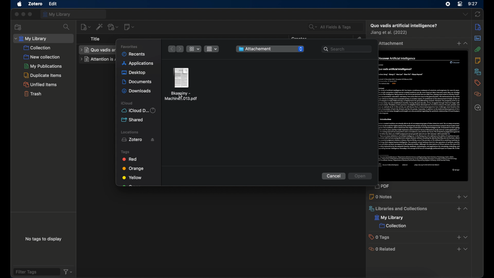 The image size is (494, 278). I want to click on pdf, so click(385, 187).